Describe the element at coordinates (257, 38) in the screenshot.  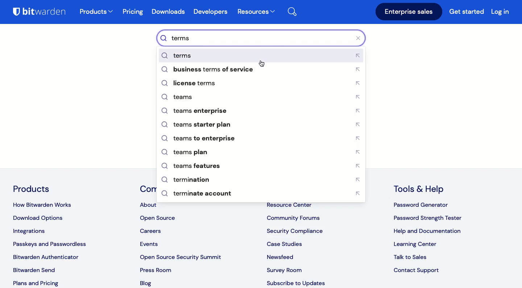
I see `Search bar` at that location.